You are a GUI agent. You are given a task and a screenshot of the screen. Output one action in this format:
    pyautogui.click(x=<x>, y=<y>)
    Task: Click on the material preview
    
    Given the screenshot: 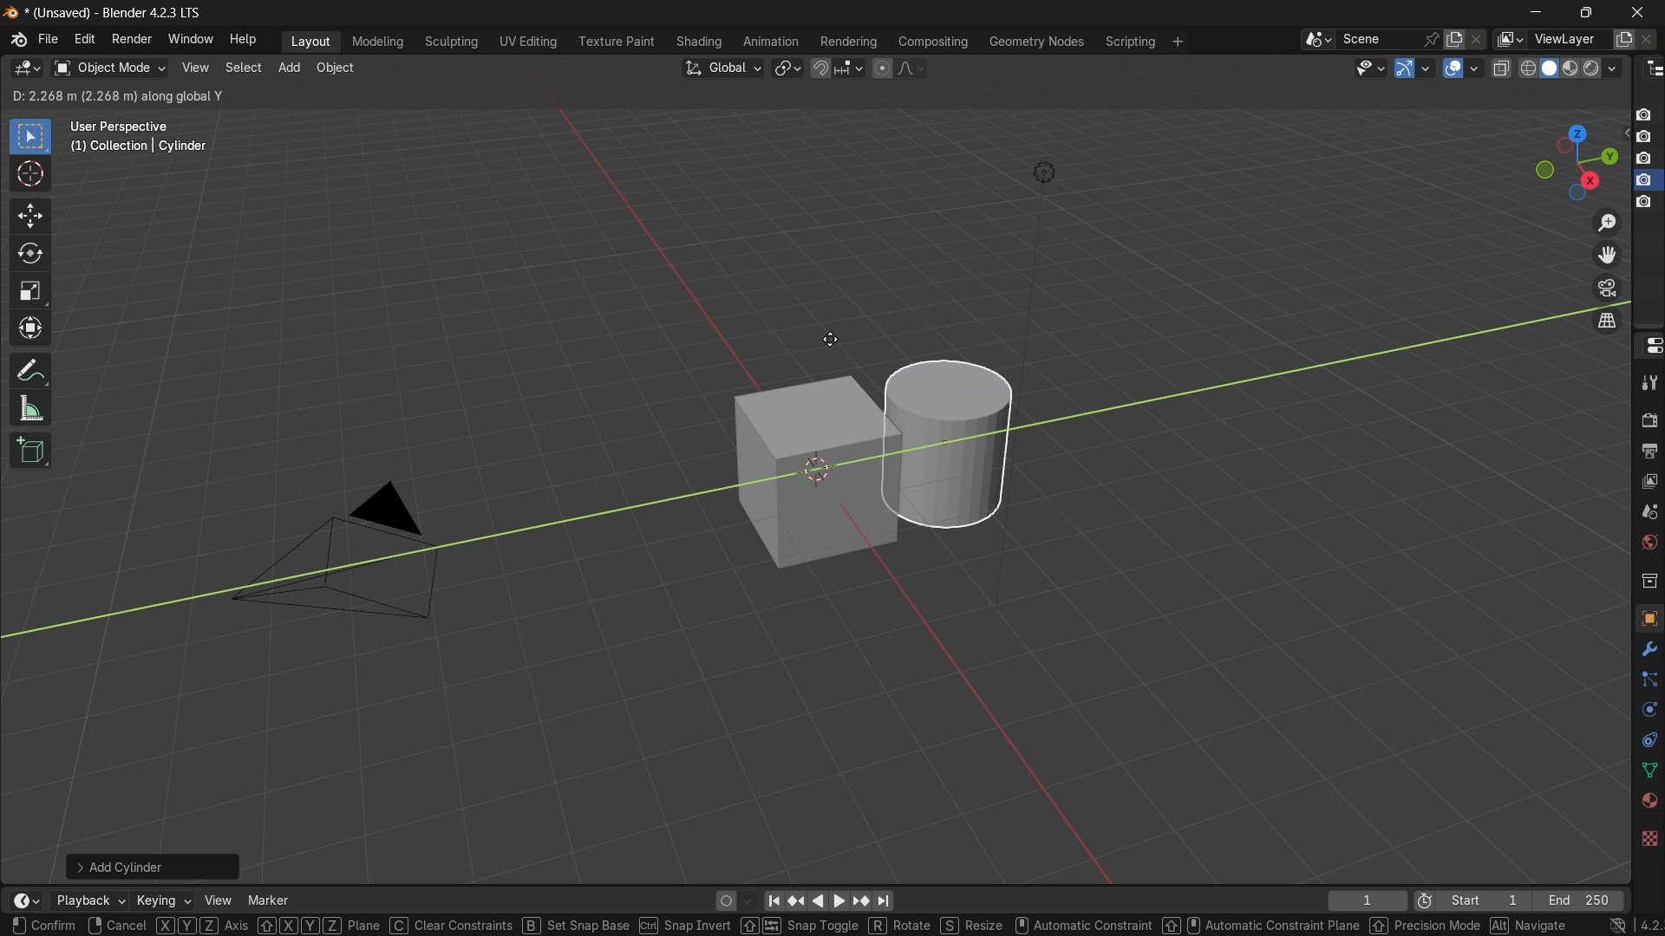 What is the action you would take?
    pyautogui.click(x=1574, y=69)
    